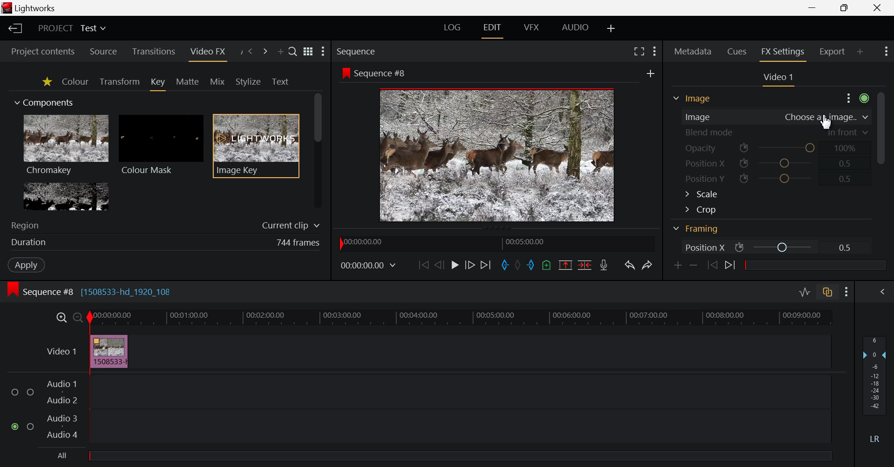 Image resolution: width=894 pixels, height=467 pixels. I want to click on Position X, so click(782, 246).